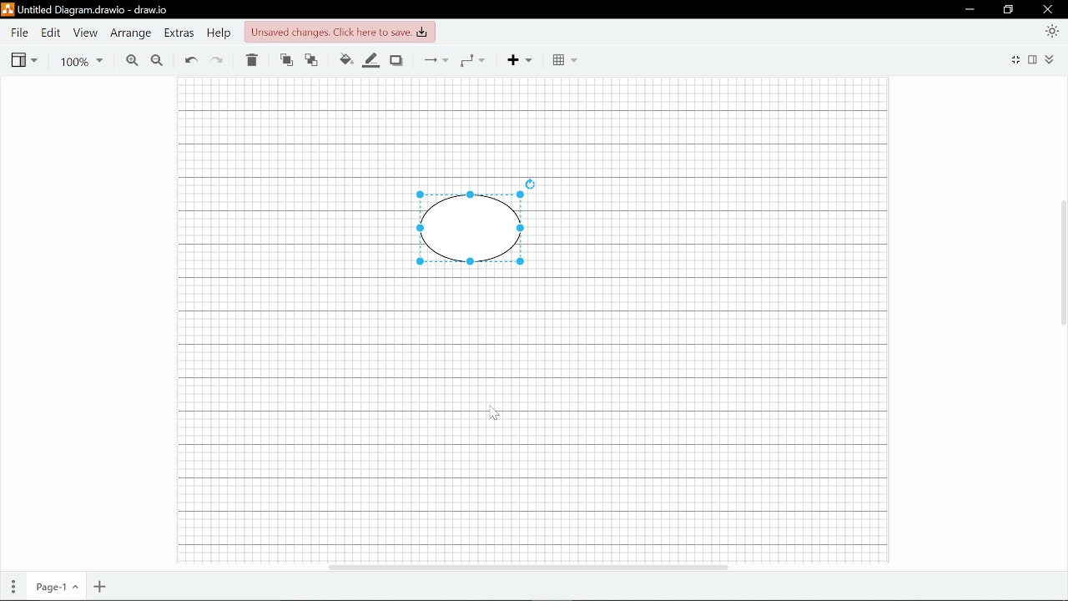 This screenshot has width=1068, height=601. Describe the element at coordinates (58, 588) in the screenshot. I see `Current page` at that location.